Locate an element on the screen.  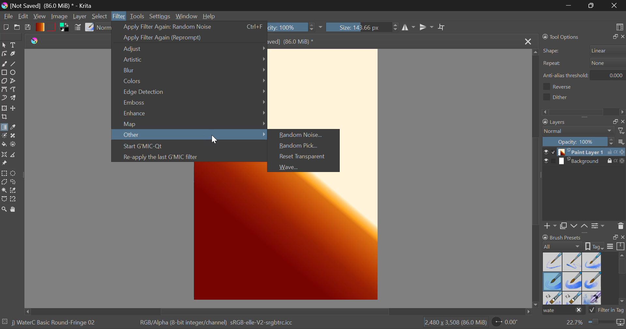
Edge Detection is located at coordinates (189, 93).